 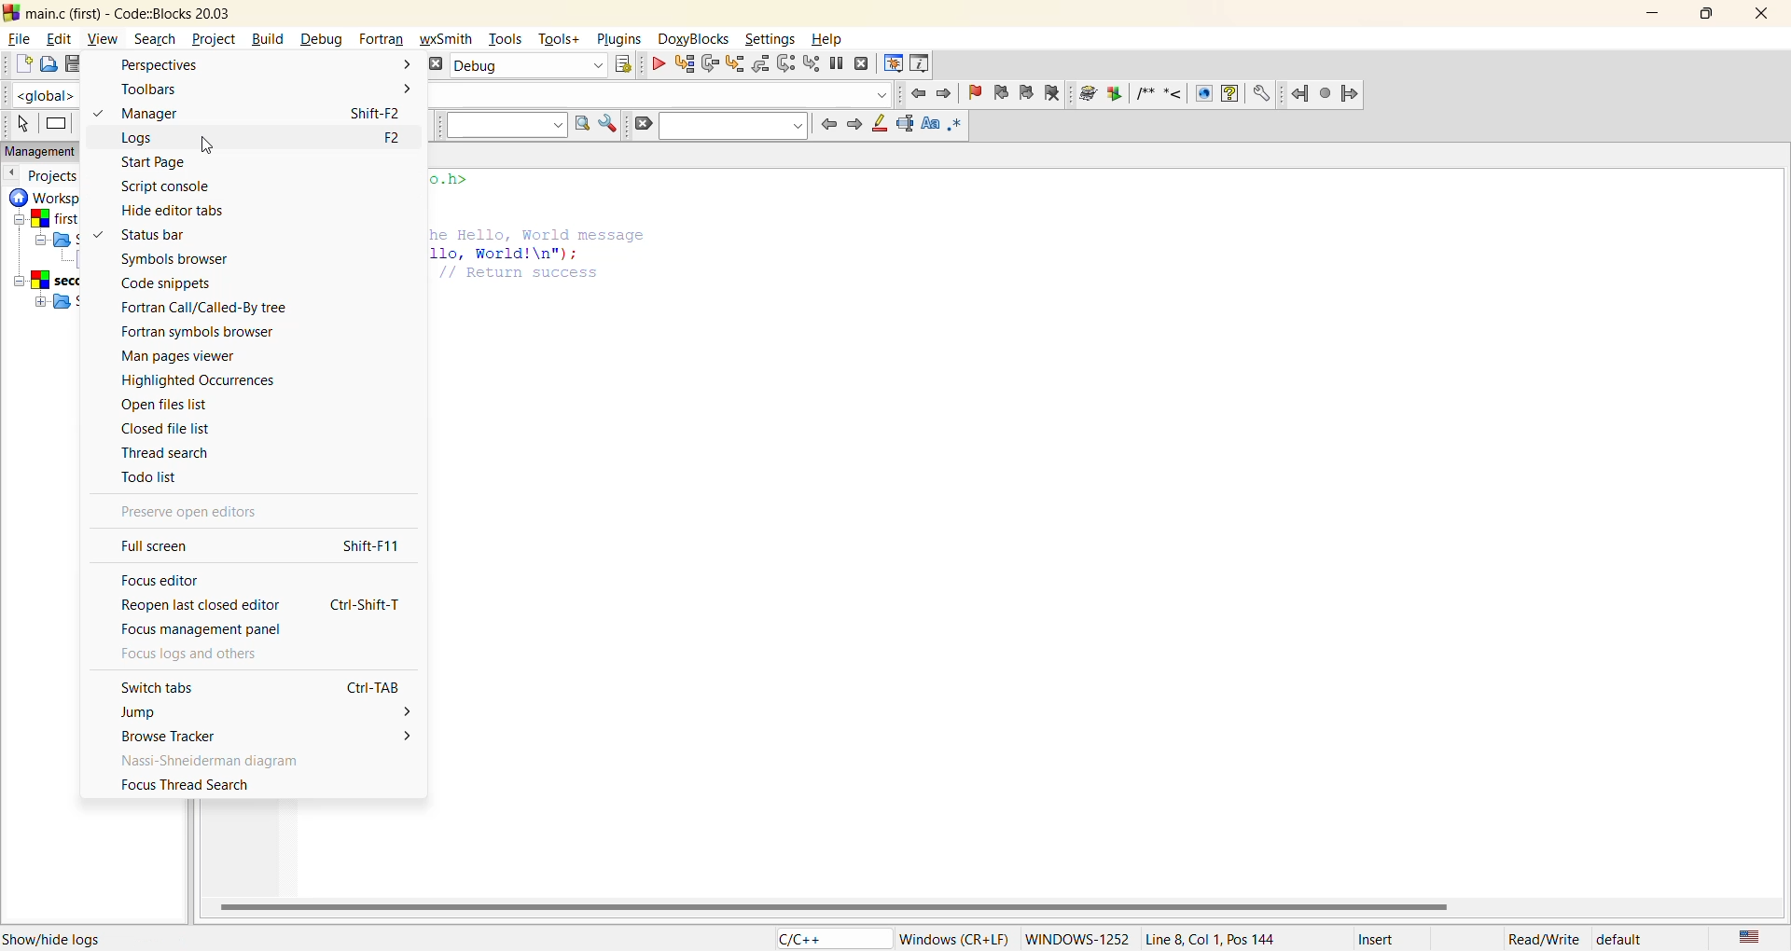 I want to click on next instruction, so click(x=786, y=64).